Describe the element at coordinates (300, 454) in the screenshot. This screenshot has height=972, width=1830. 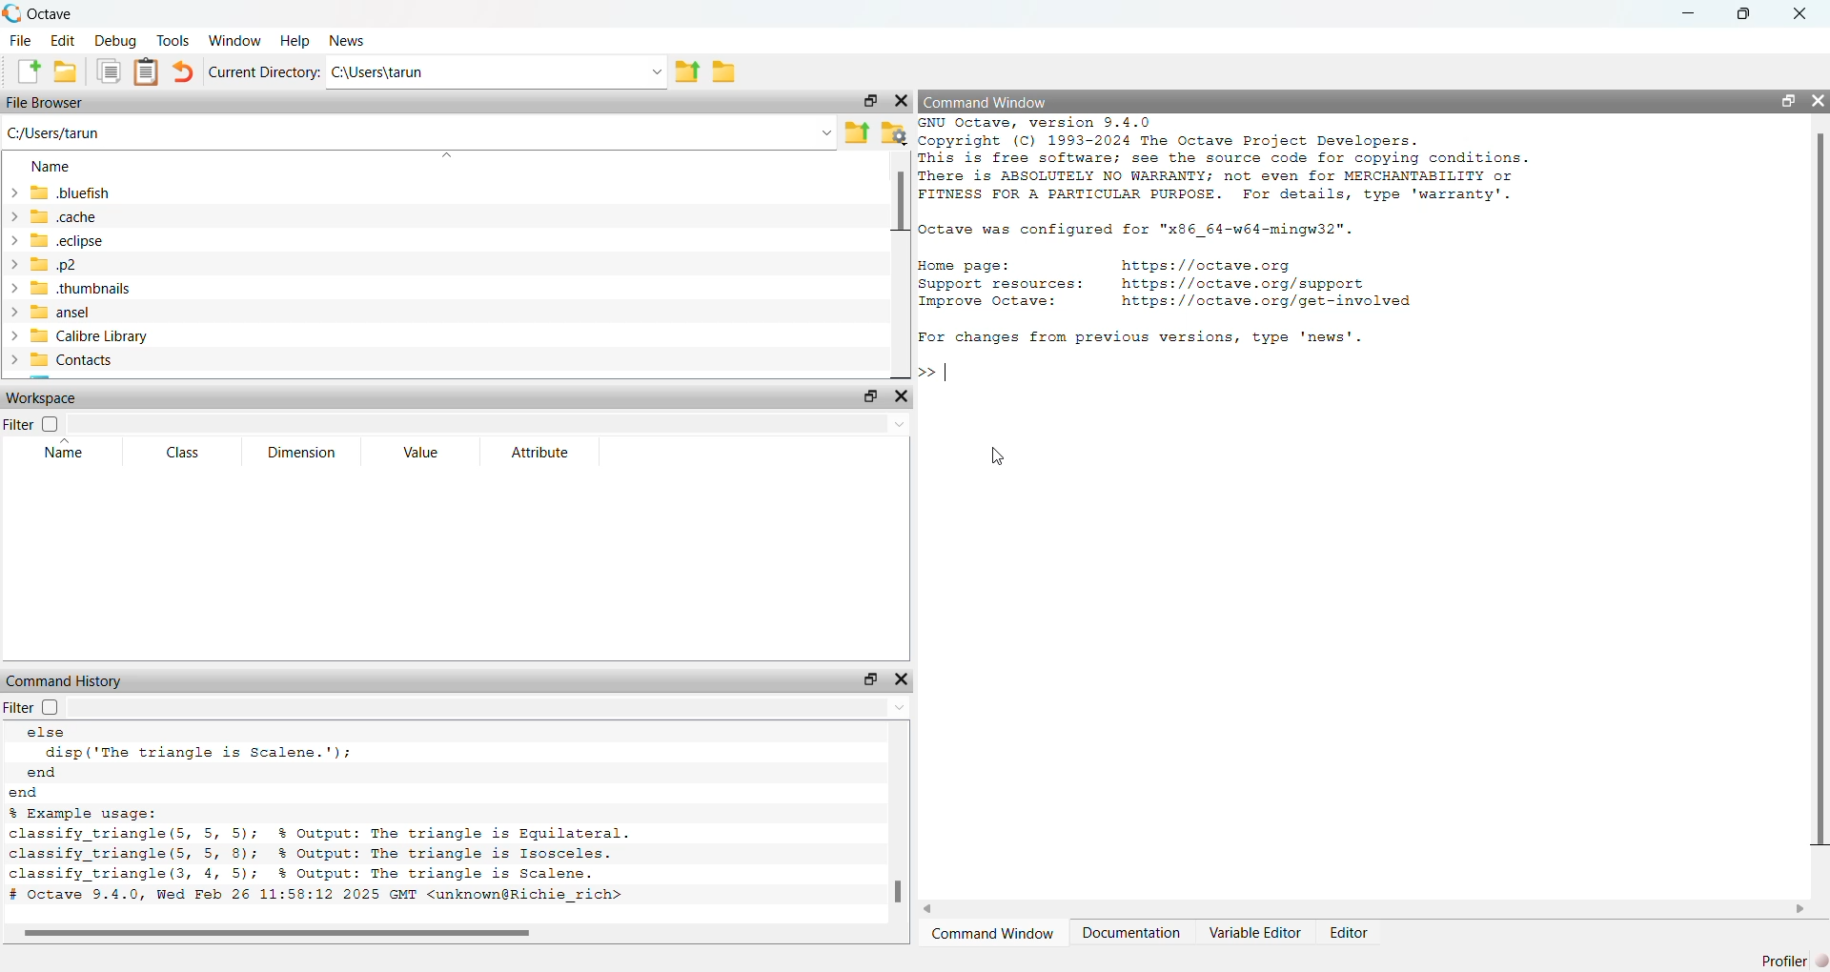
I see `dimension` at that location.